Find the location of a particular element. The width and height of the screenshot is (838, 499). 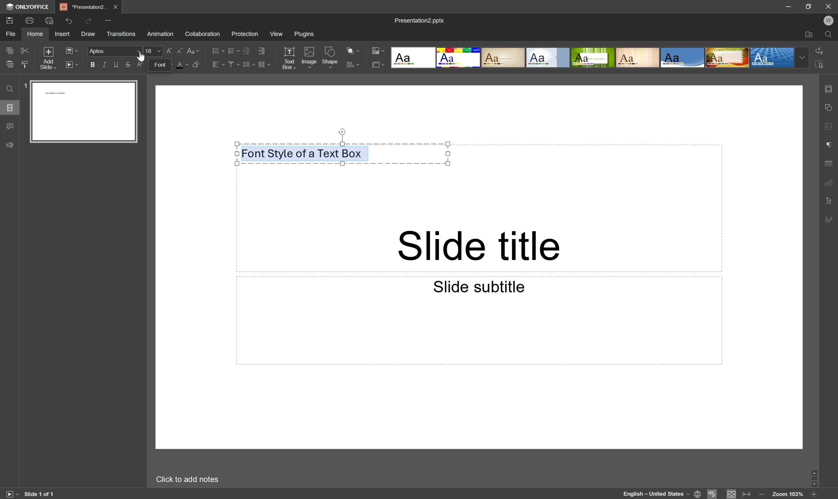

Insert columns is located at coordinates (265, 64).